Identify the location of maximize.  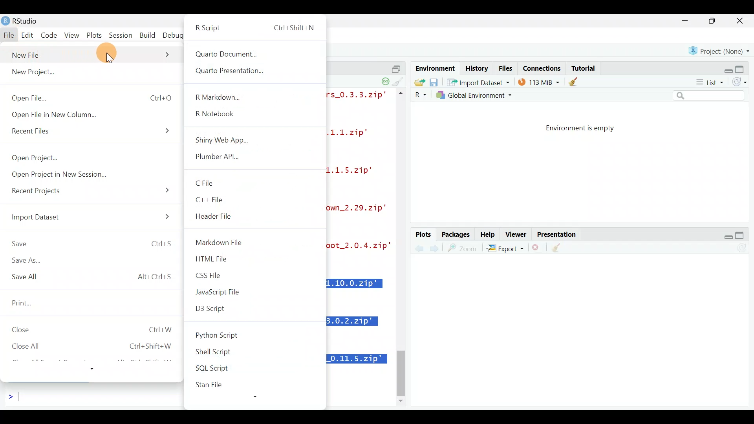
(743, 235).